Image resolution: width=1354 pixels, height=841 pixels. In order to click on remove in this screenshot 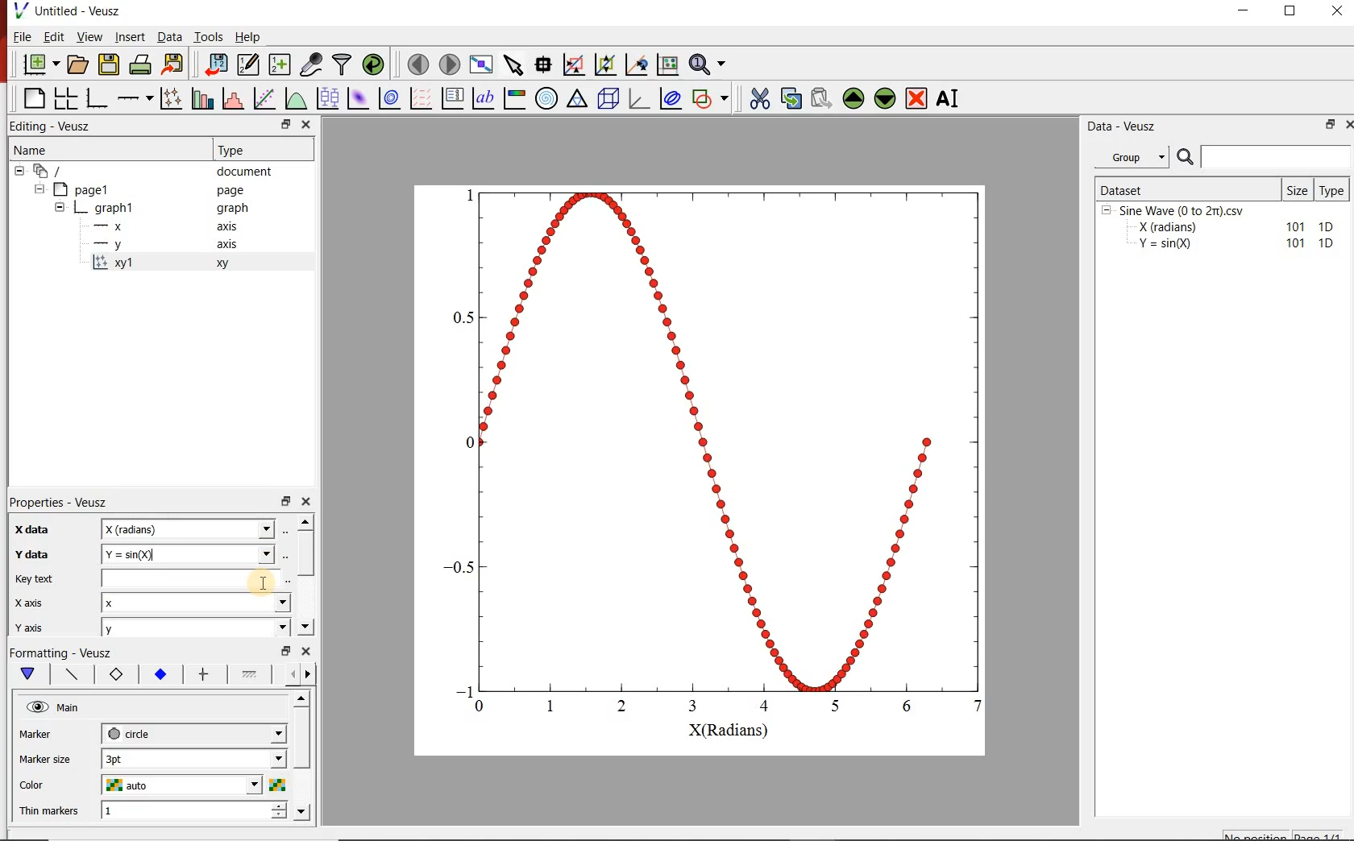, I will do `click(916, 98)`.